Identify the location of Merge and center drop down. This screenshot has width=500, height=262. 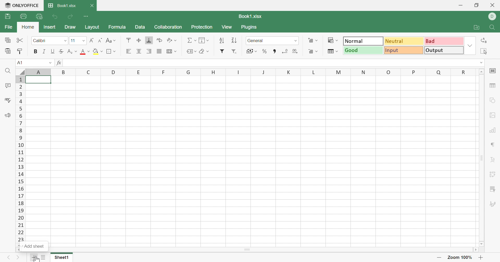
(177, 52).